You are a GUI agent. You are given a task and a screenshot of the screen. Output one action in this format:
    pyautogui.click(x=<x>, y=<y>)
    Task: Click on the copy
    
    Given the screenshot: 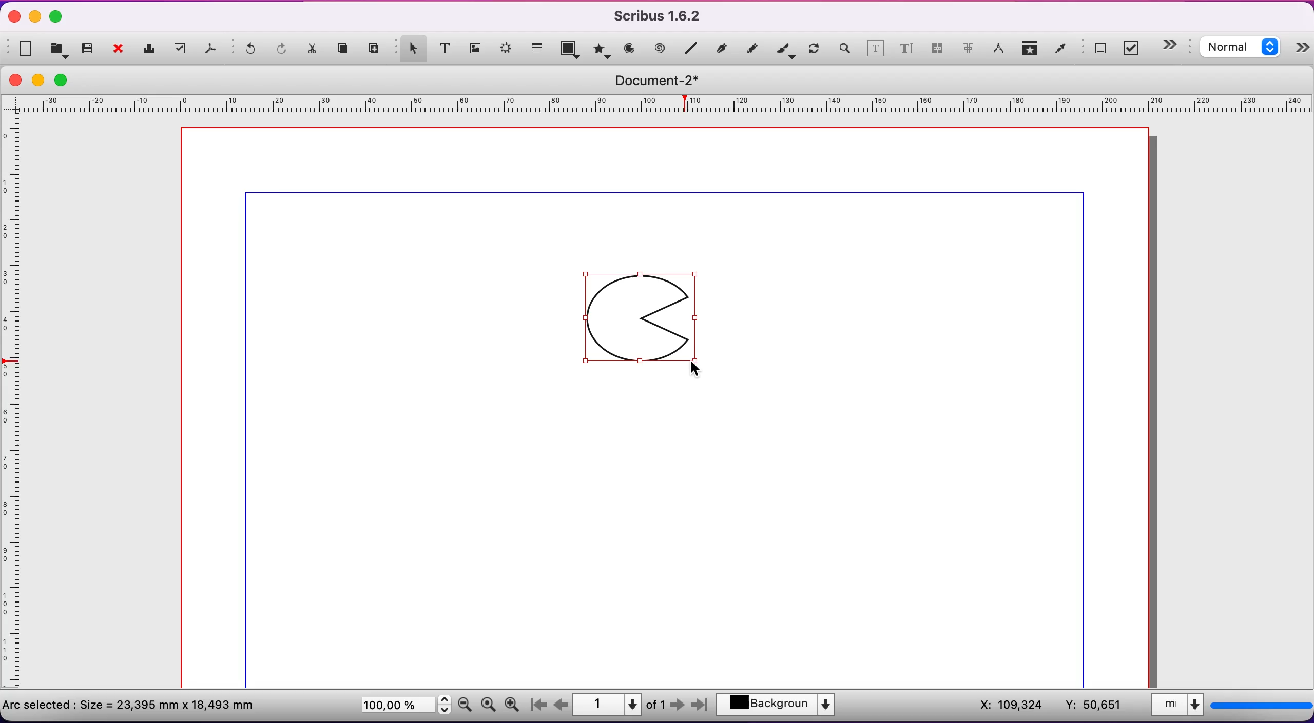 What is the action you would take?
    pyautogui.click(x=346, y=50)
    